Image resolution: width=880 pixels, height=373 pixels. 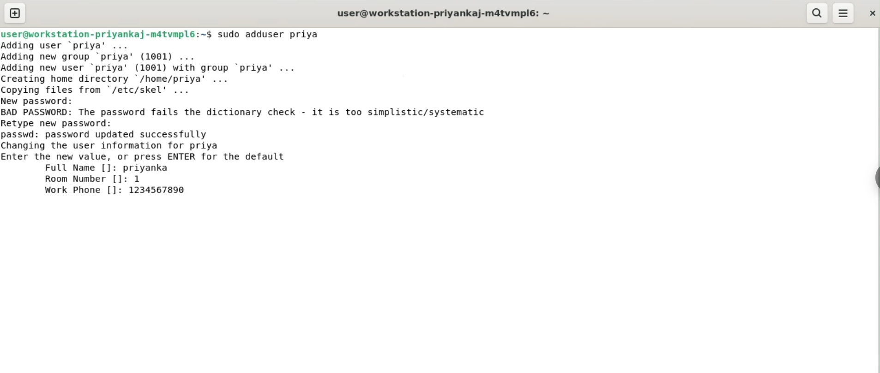 What do you see at coordinates (145, 151) in the screenshot?
I see `passwd: password updated successfullyChanging the user information for priyaEnter the new value, or press ENTER for the defaultFull Name []: priyankal ` at bounding box center [145, 151].